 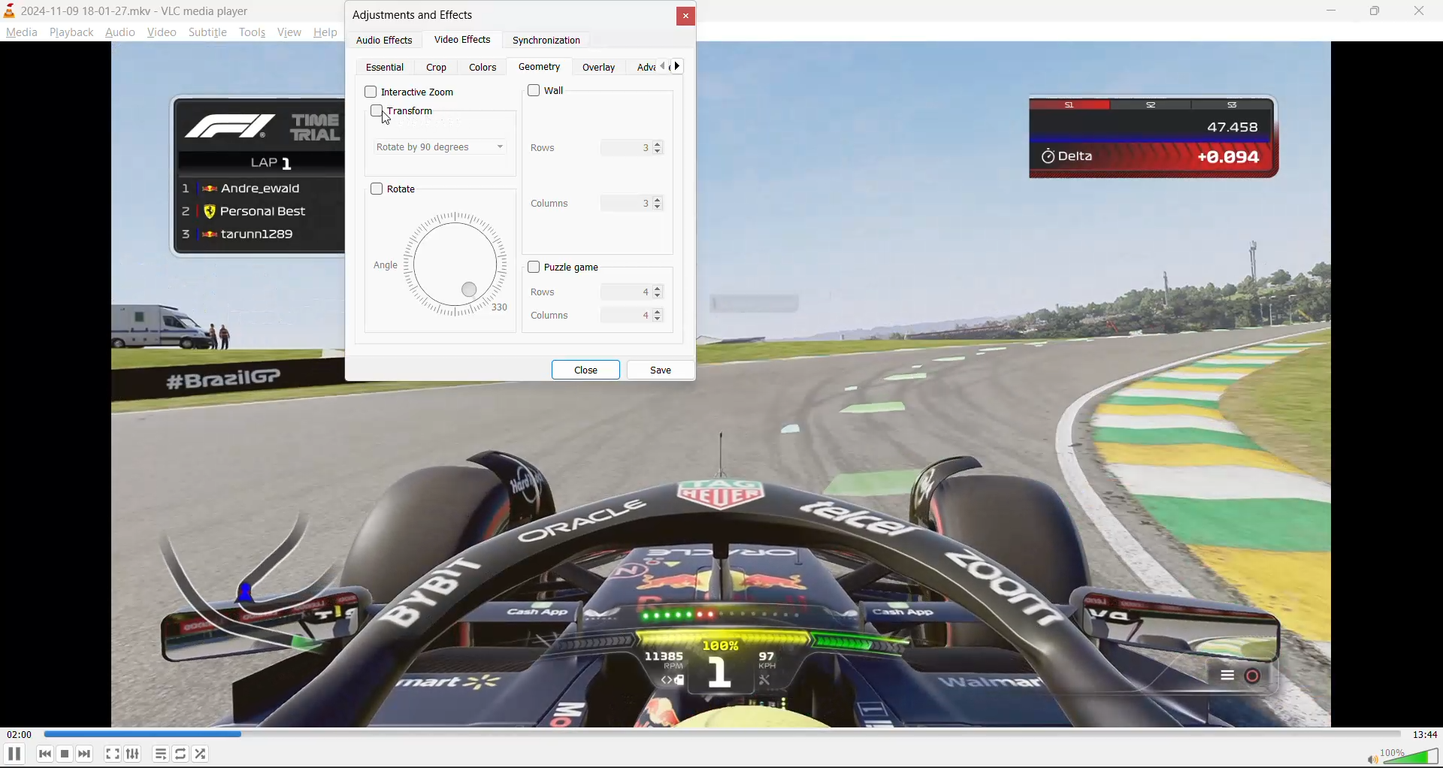 I want to click on next, so click(x=680, y=68).